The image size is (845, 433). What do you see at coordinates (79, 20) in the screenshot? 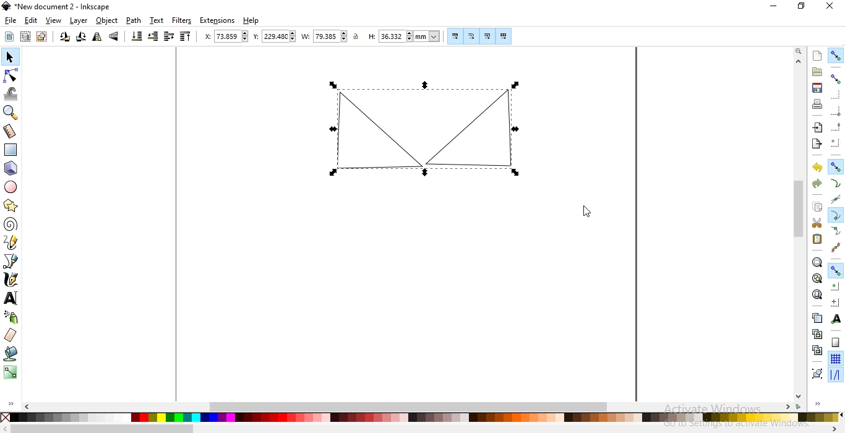
I see `layer` at bounding box center [79, 20].